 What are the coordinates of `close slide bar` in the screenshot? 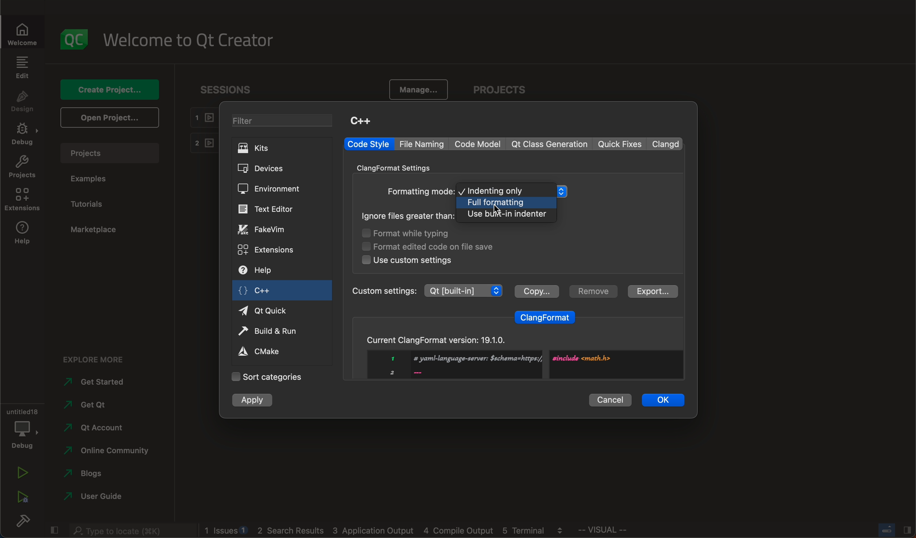 It's located at (893, 530).